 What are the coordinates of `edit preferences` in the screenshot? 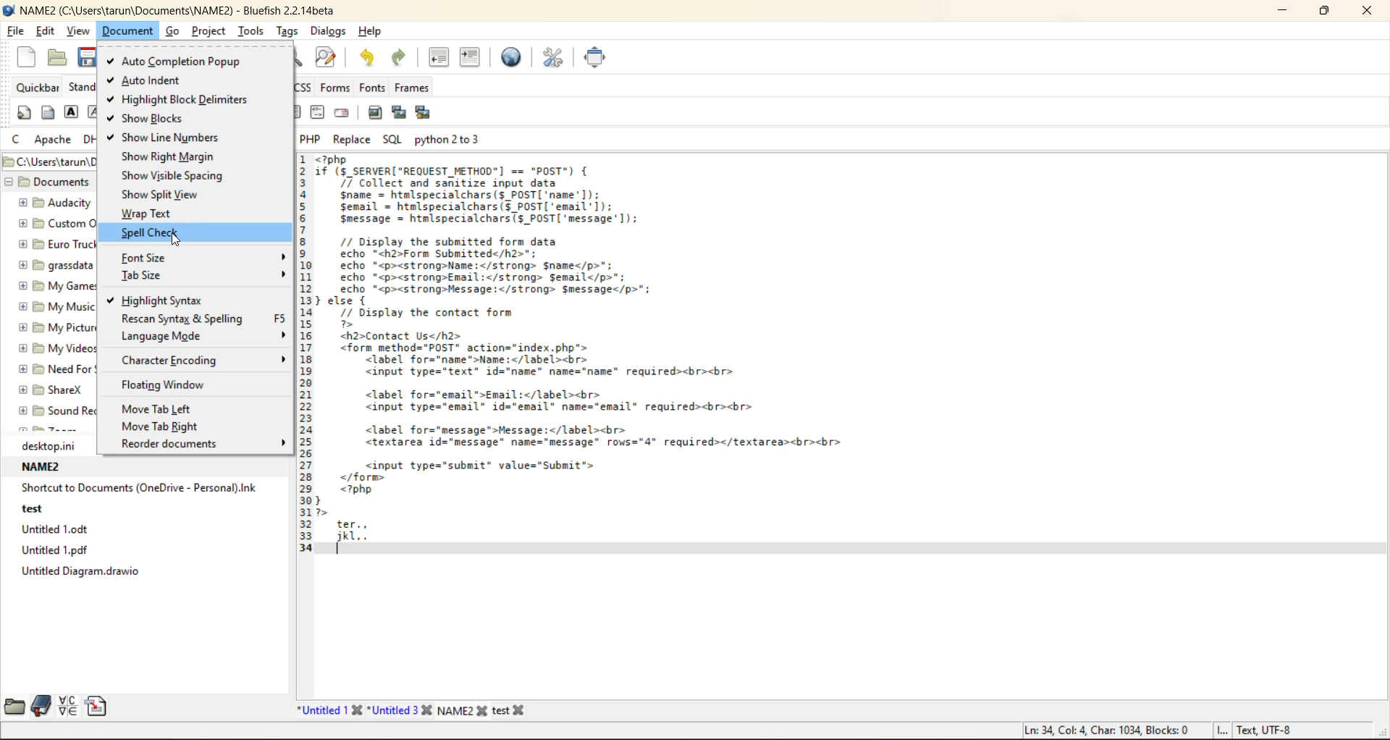 It's located at (548, 56).